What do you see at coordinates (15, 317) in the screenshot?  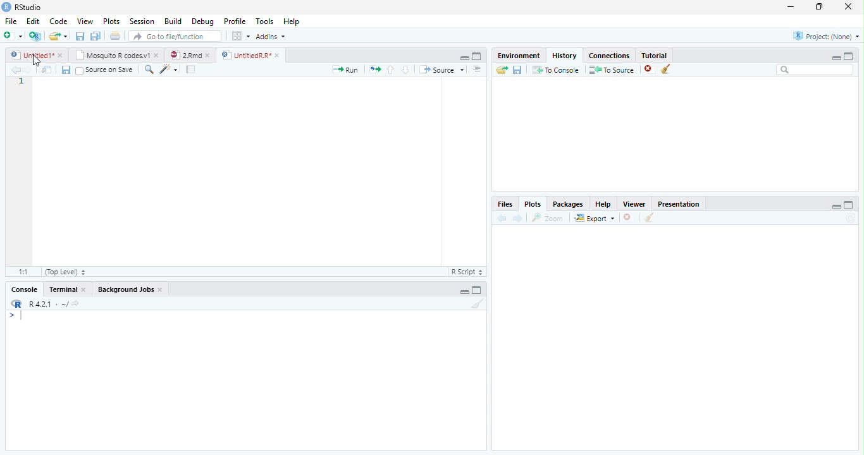 I see `New line` at bounding box center [15, 317].